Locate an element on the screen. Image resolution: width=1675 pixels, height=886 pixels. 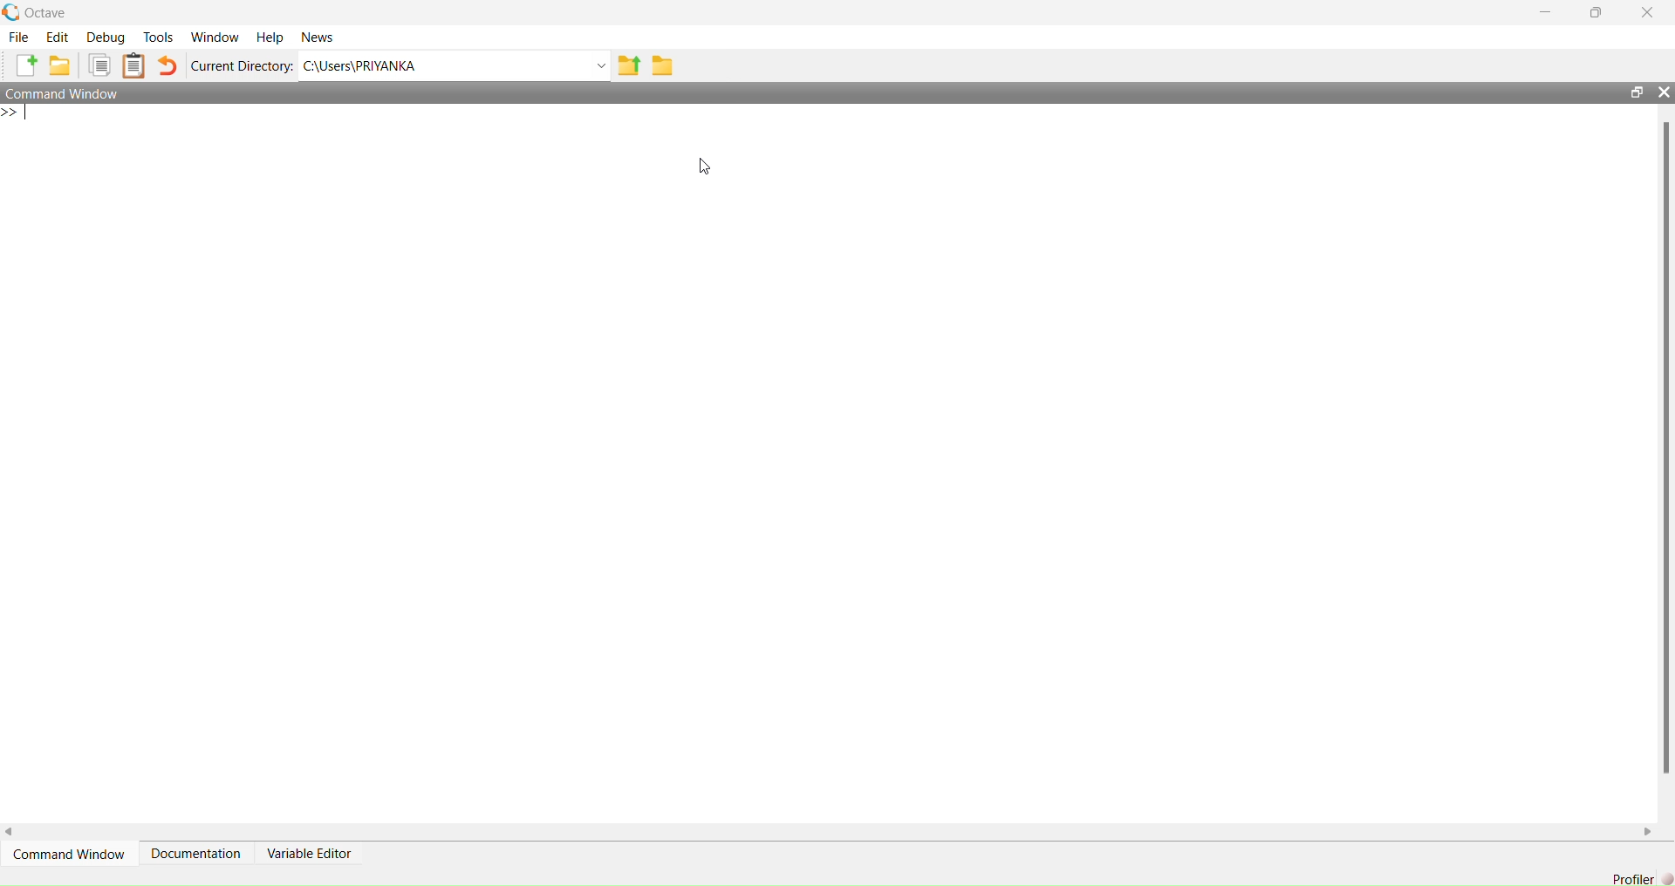
Window is located at coordinates (215, 37).